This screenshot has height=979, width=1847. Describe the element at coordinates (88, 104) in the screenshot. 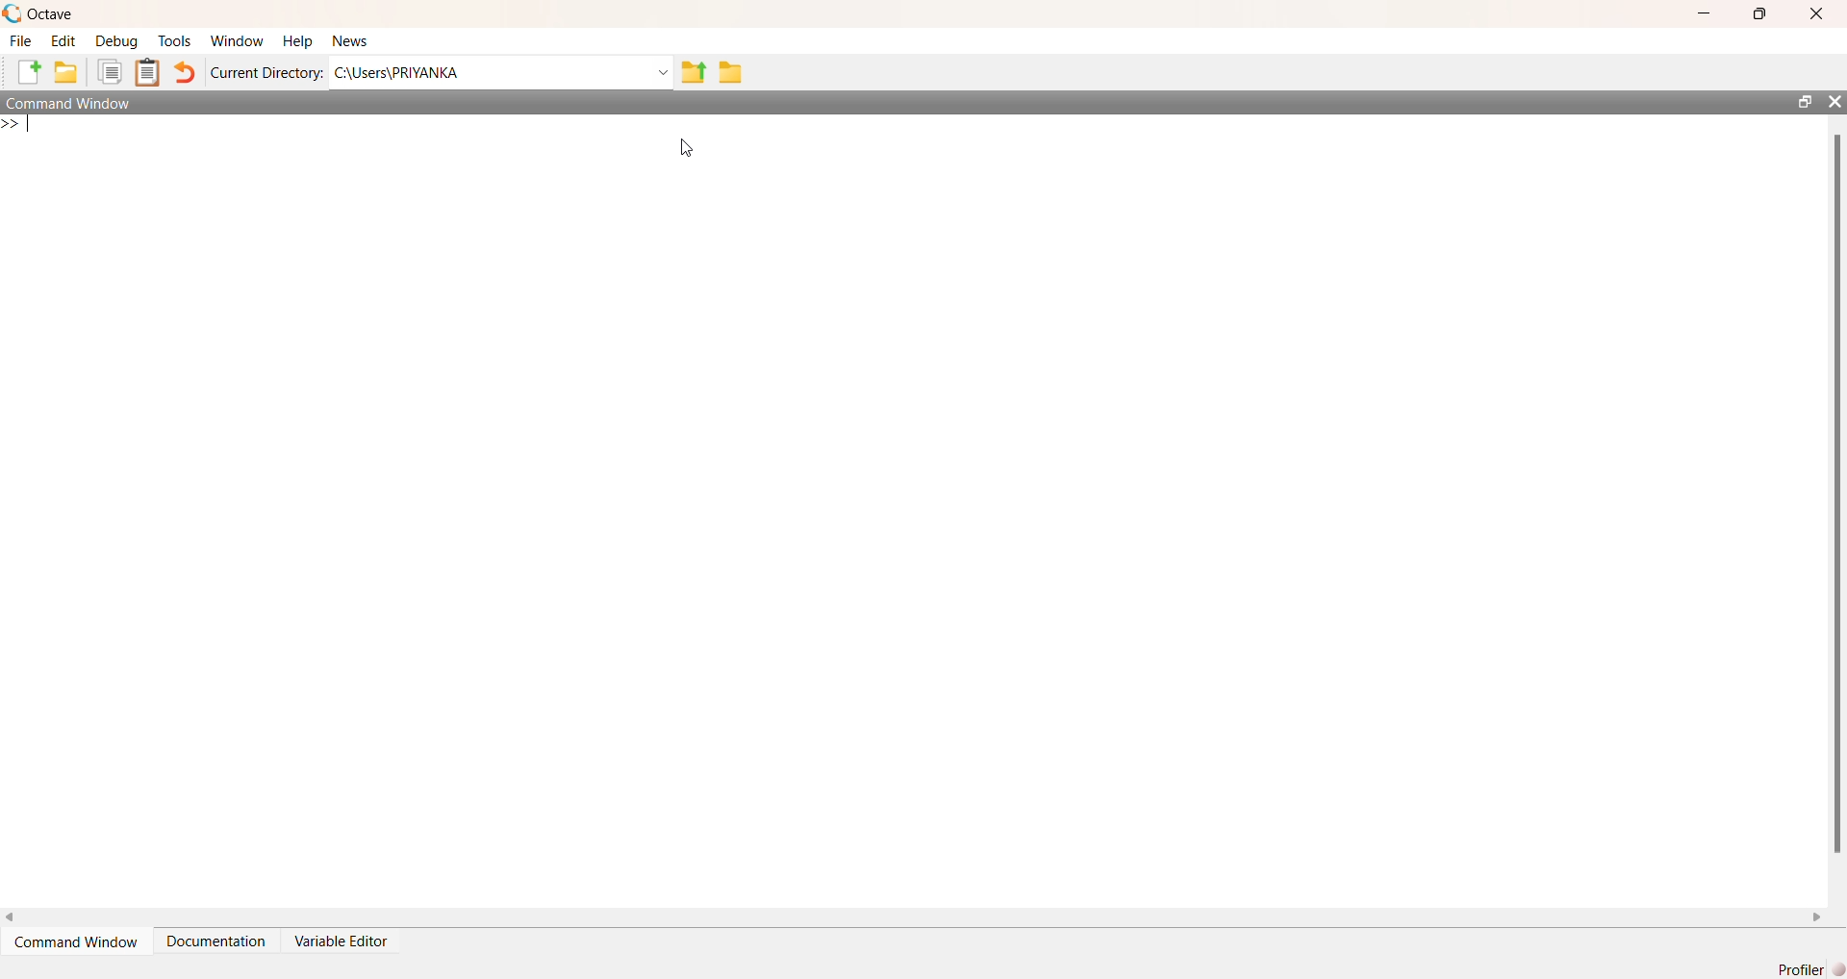

I see `command window` at that location.